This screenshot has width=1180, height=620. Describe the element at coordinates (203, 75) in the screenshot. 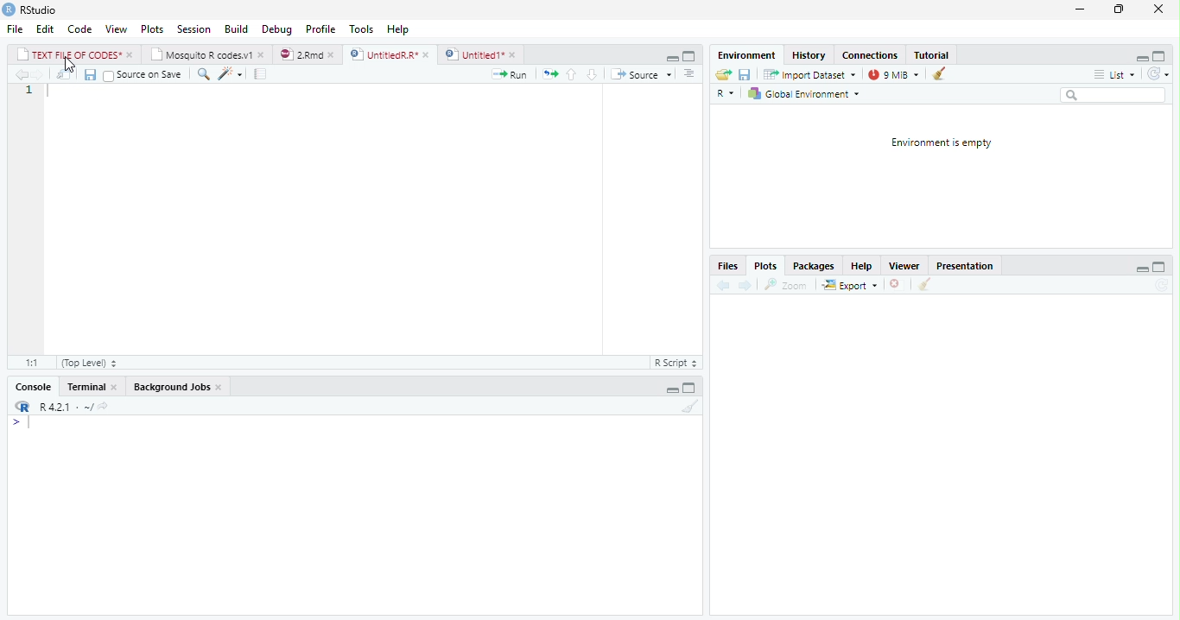

I see `find/replace` at that location.